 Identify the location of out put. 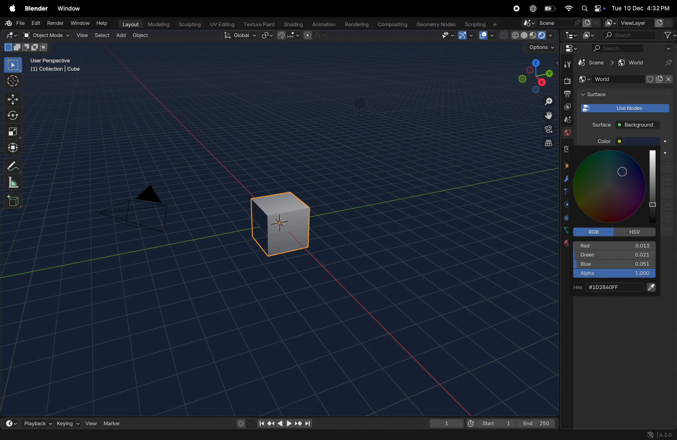
(566, 107).